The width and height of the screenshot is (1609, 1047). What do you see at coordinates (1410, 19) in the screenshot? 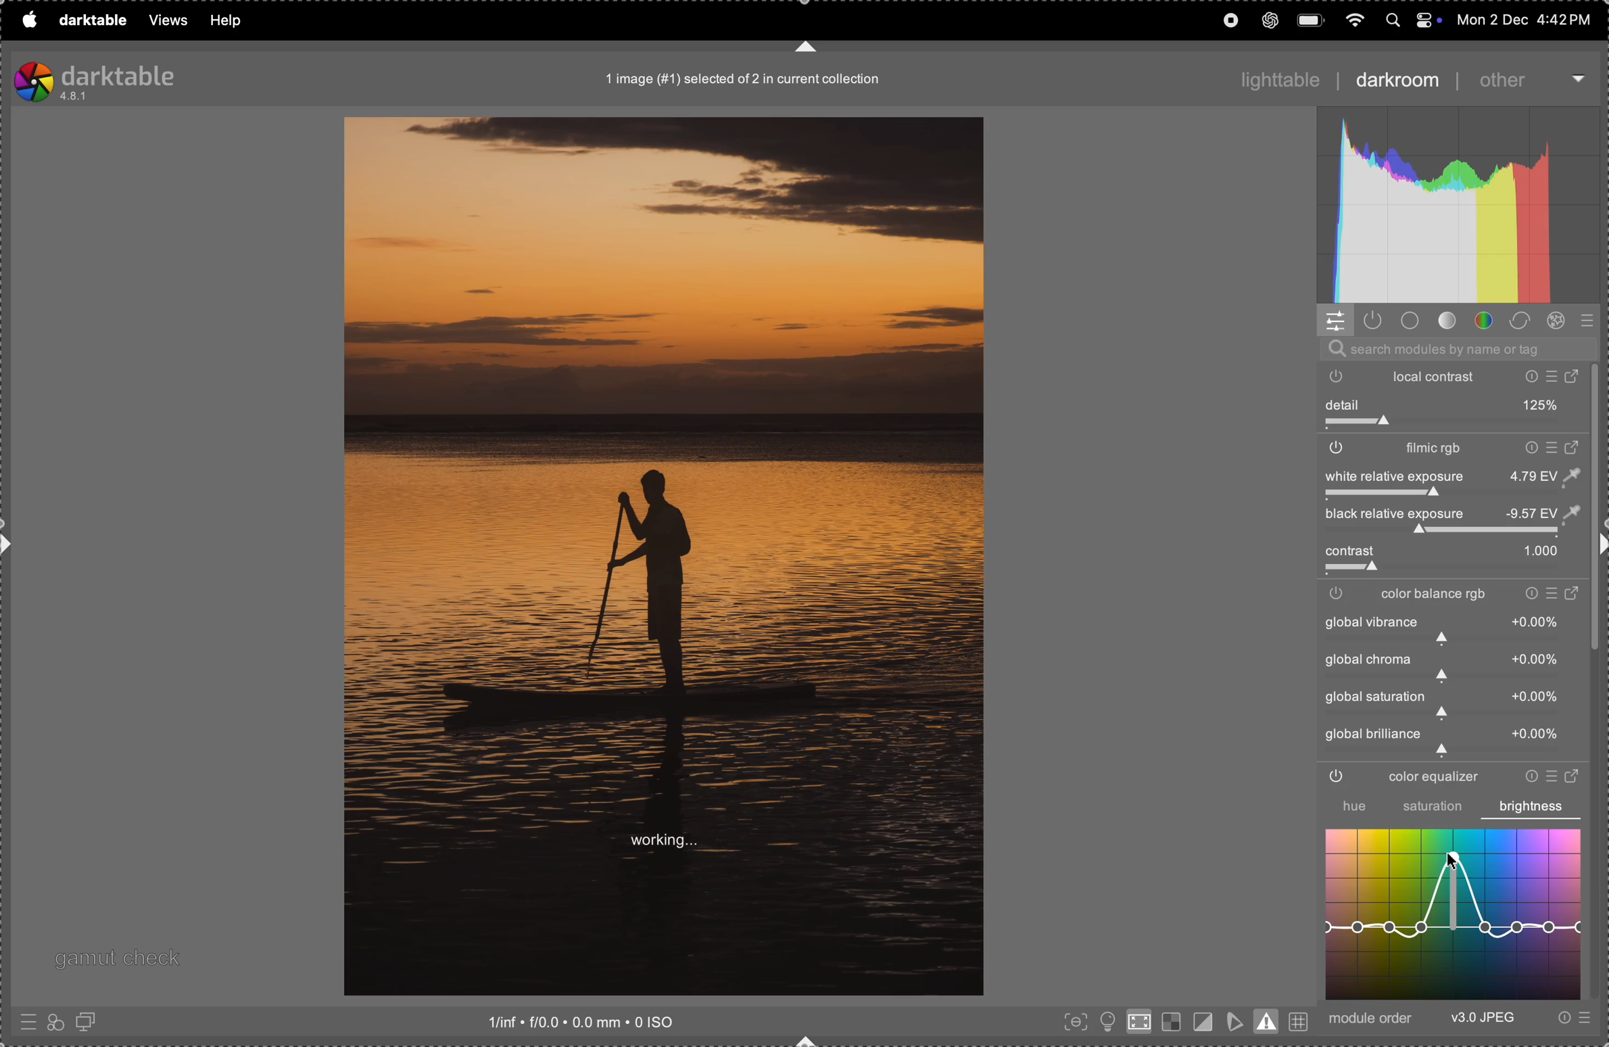
I see `apple widgets` at bounding box center [1410, 19].